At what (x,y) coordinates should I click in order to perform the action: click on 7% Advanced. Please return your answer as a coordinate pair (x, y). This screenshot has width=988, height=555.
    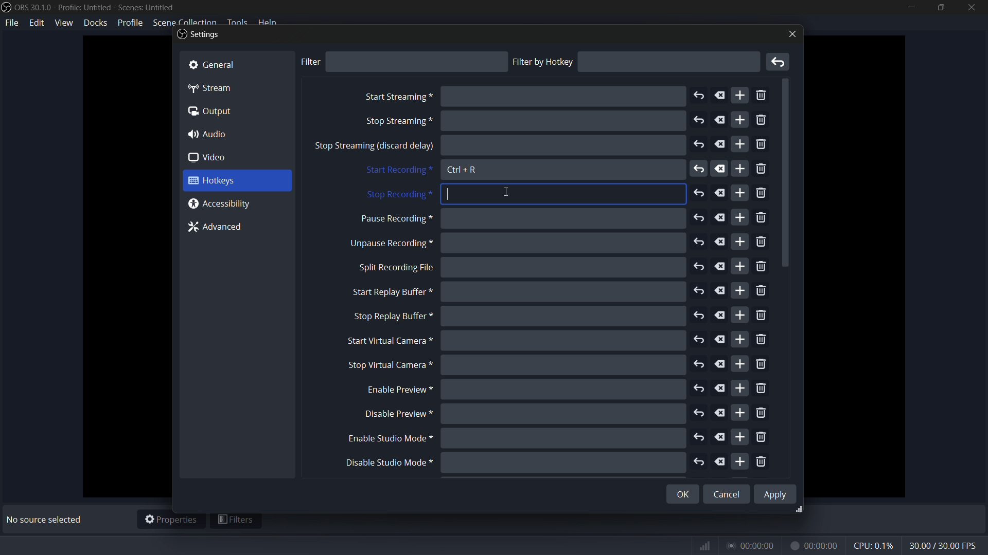
    Looking at the image, I should click on (220, 228).